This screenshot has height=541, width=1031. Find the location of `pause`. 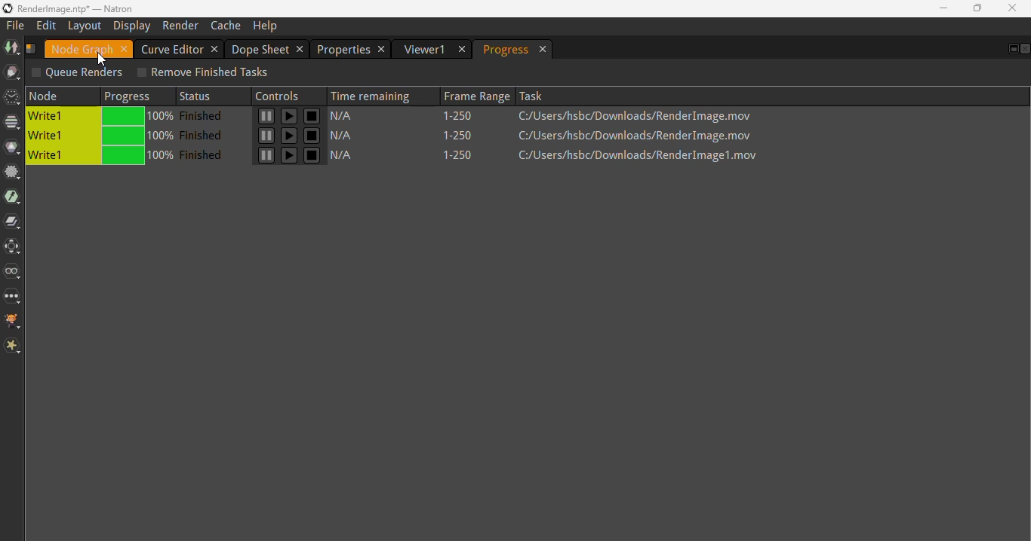

pause is located at coordinates (288, 155).